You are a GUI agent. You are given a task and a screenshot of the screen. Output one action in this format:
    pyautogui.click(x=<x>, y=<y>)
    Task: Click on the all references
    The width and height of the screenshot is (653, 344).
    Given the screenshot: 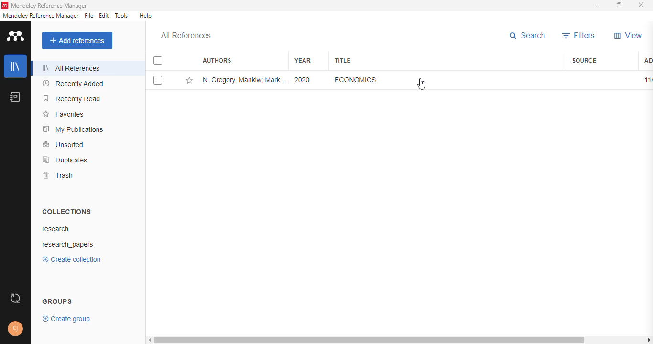 What is the action you would take?
    pyautogui.click(x=185, y=35)
    